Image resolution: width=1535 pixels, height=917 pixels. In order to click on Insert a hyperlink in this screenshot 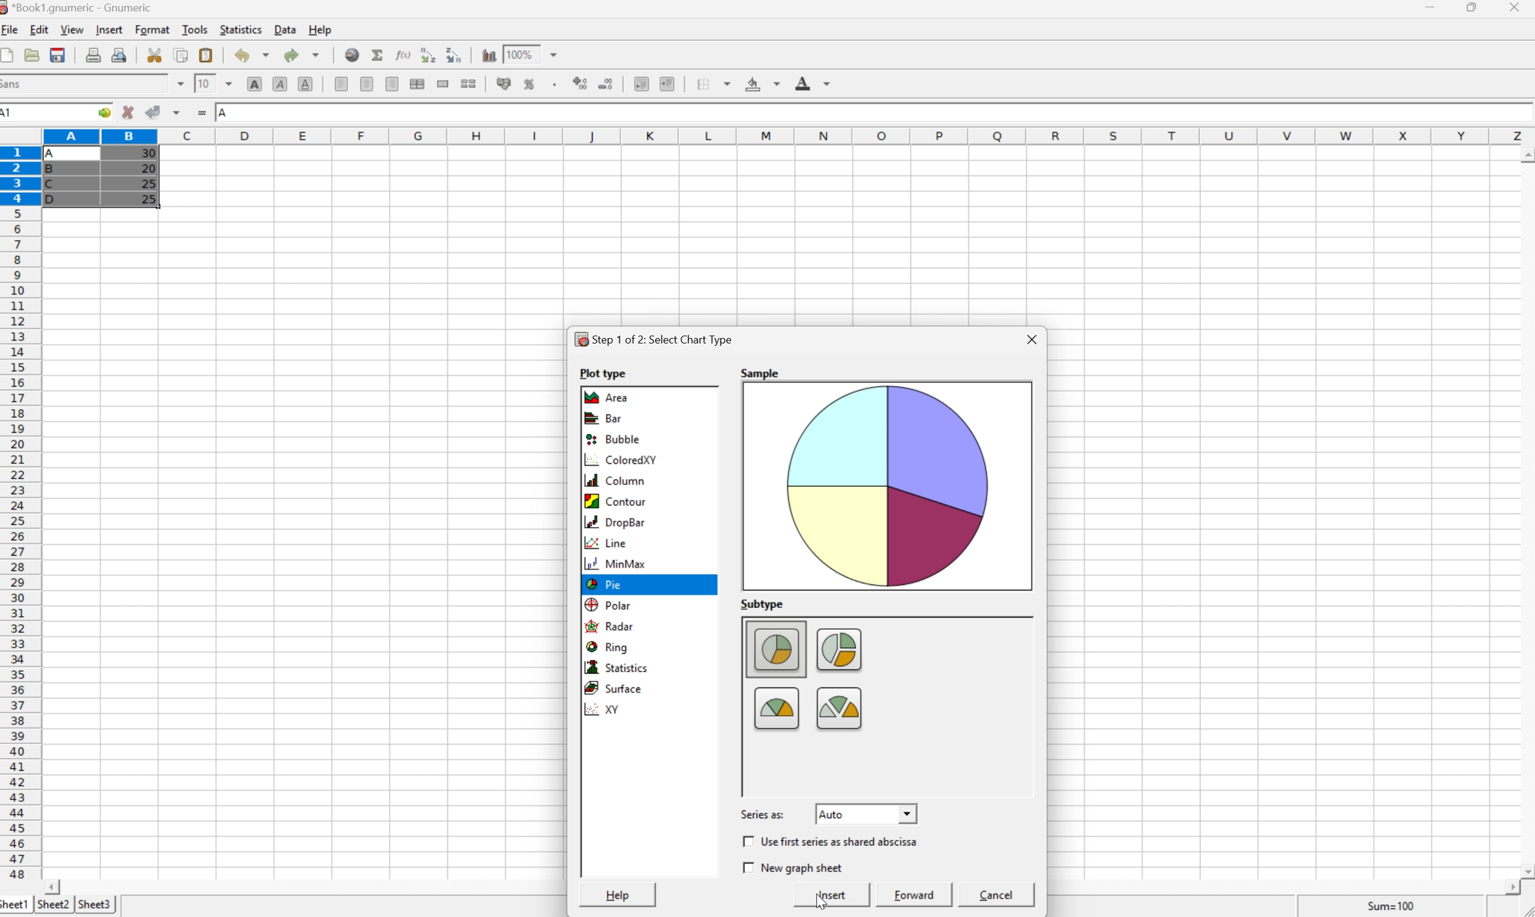, I will do `click(352, 55)`.